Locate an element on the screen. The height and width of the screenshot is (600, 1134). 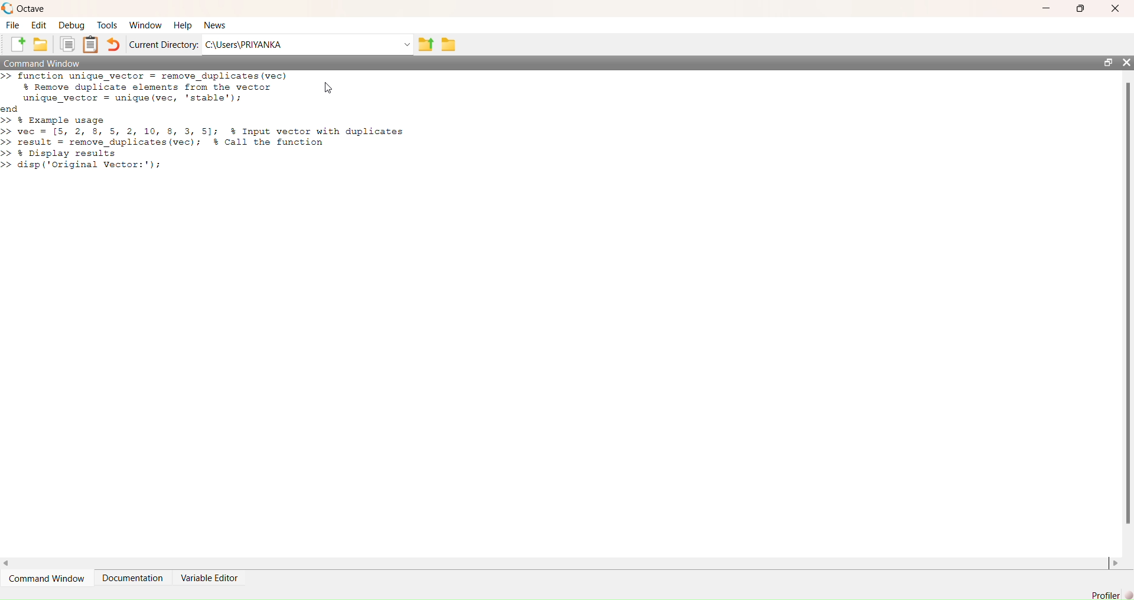
minimise is located at coordinates (1048, 8).